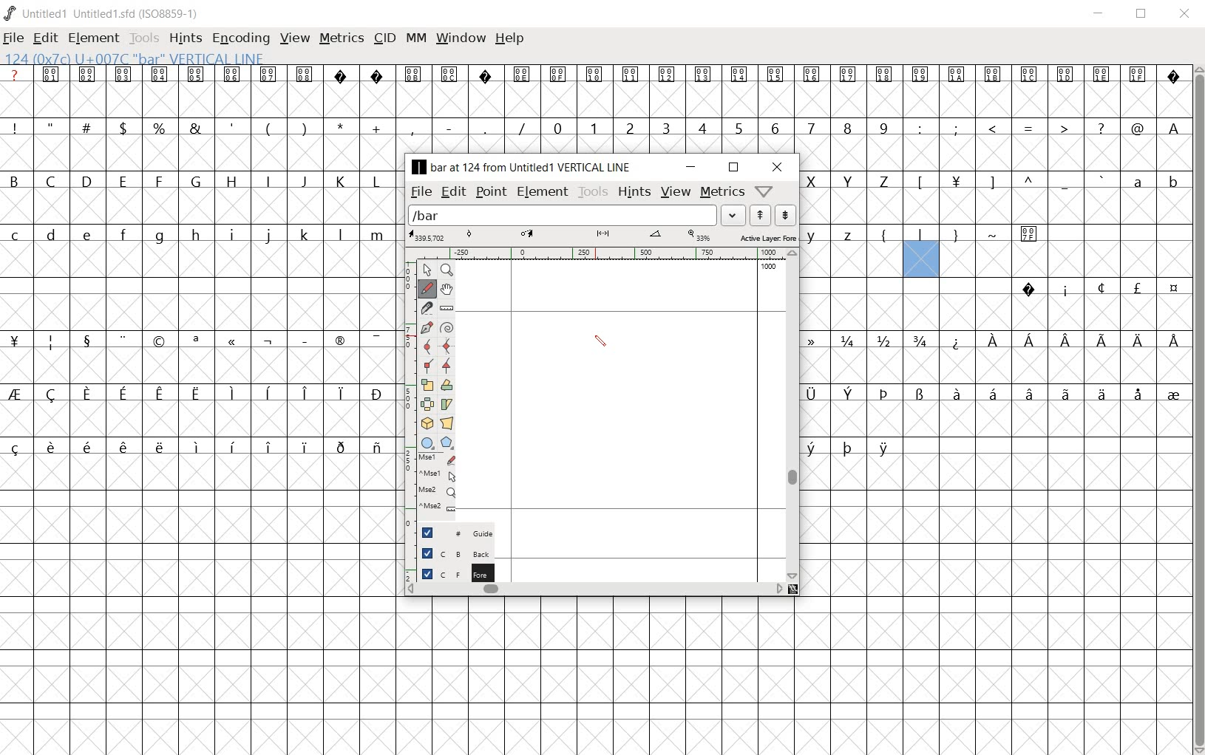 The width and height of the screenshot is (1205, 755). Describe the element at coordinates (791, 414) in the screenshot. I see `scrollbar` at that location.